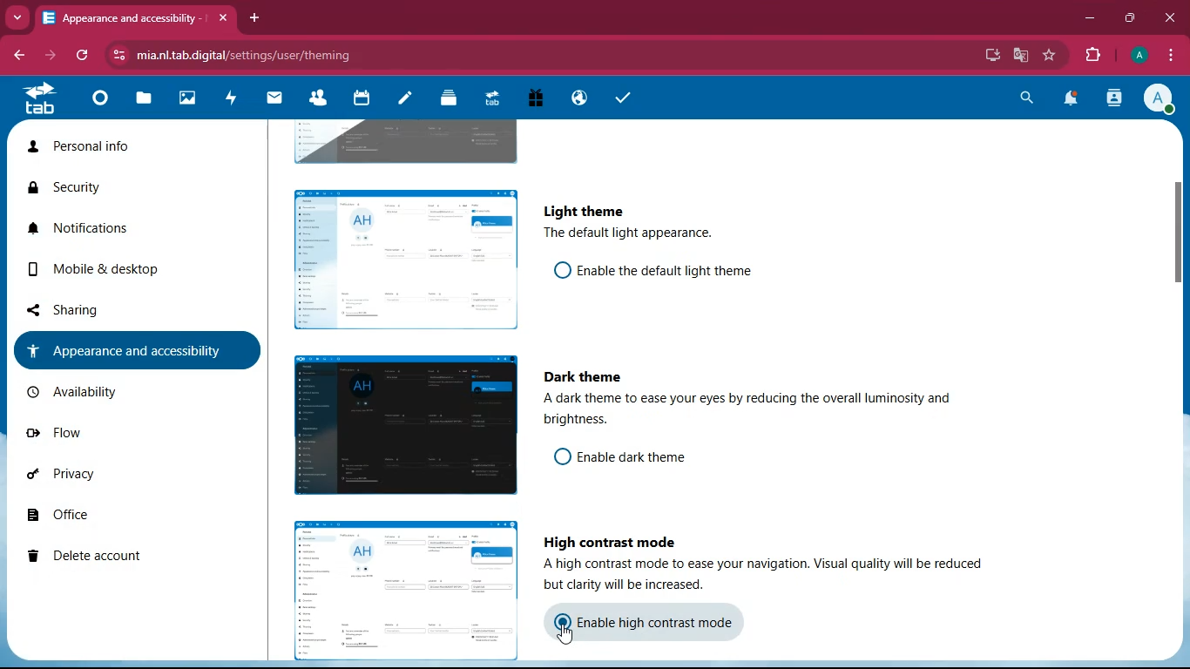  I want to click on extension, so click(1095, 56).